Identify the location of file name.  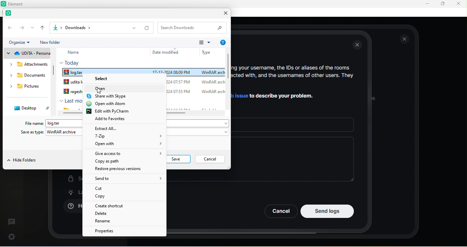
(35, 123).